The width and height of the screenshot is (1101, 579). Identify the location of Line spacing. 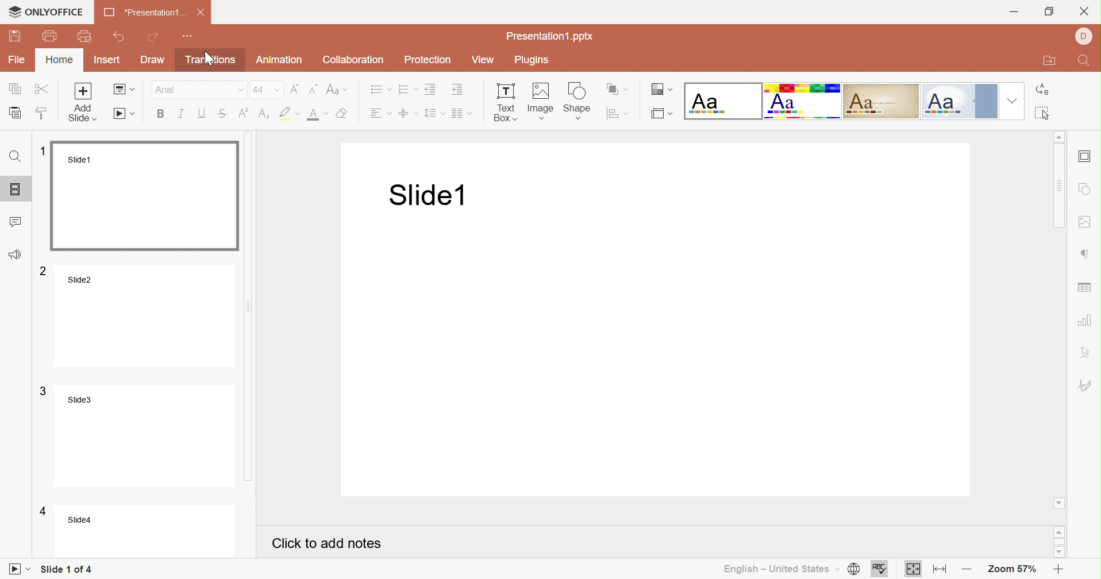
(435, 114).